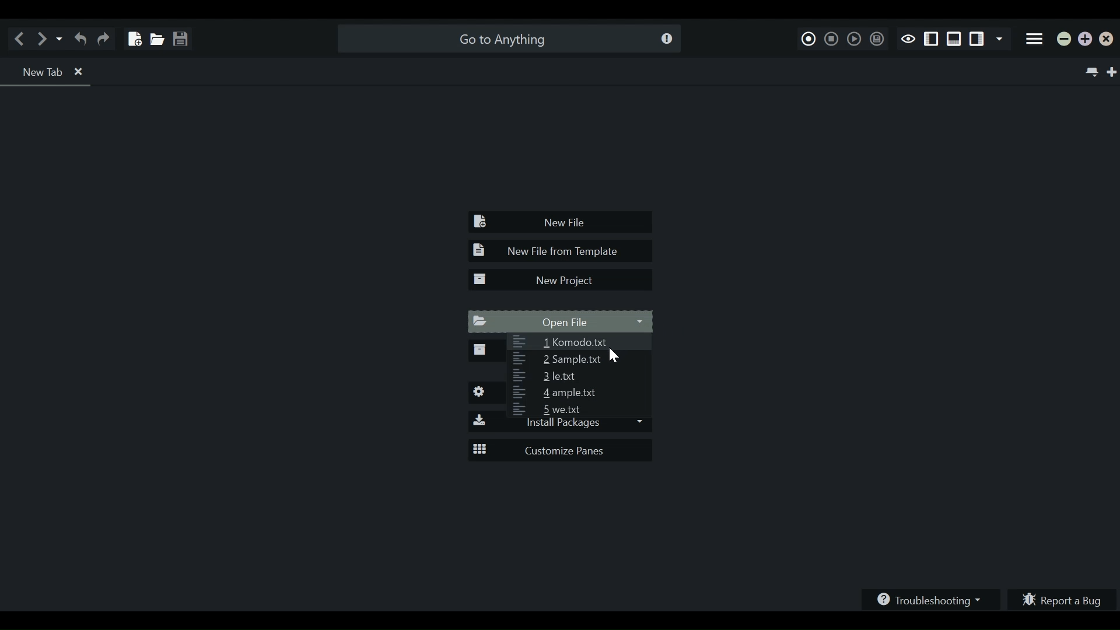 This screenshot has width=1120, height=630. I want to click on Search, so click(507, 38).